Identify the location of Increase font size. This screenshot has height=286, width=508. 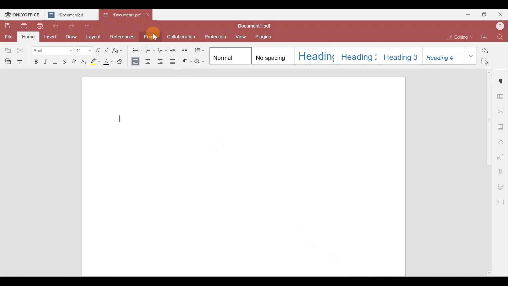
(97, 51).